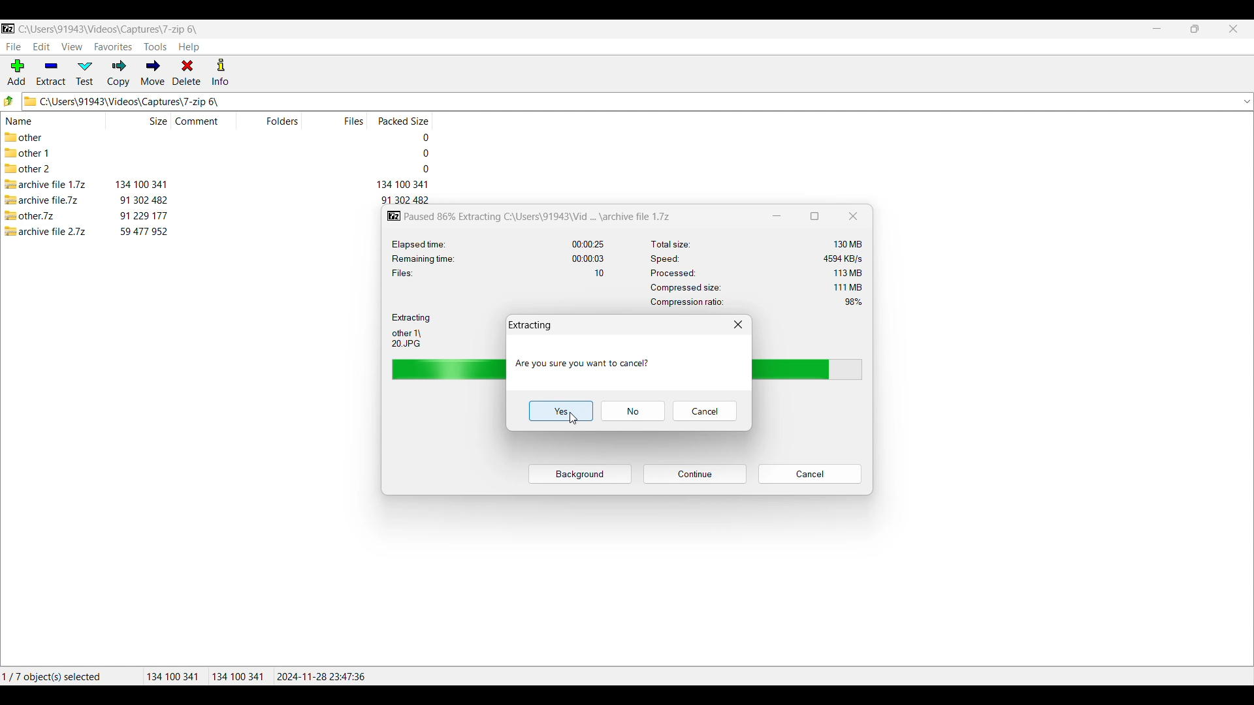  What do you see at coordinates (561, 411) in the screenshot?
I see `Yes` at bounding box center [561, 411].